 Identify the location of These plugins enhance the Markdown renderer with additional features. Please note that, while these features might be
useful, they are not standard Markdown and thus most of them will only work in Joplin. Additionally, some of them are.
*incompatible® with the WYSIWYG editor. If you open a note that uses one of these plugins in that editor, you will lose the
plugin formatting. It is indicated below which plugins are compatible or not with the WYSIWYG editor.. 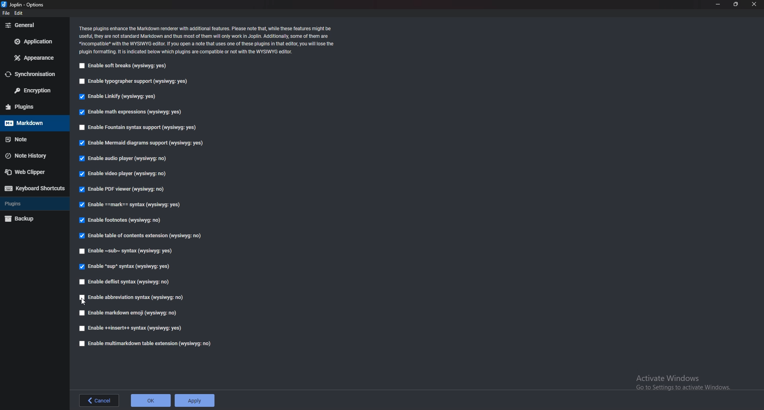
(207, 40).